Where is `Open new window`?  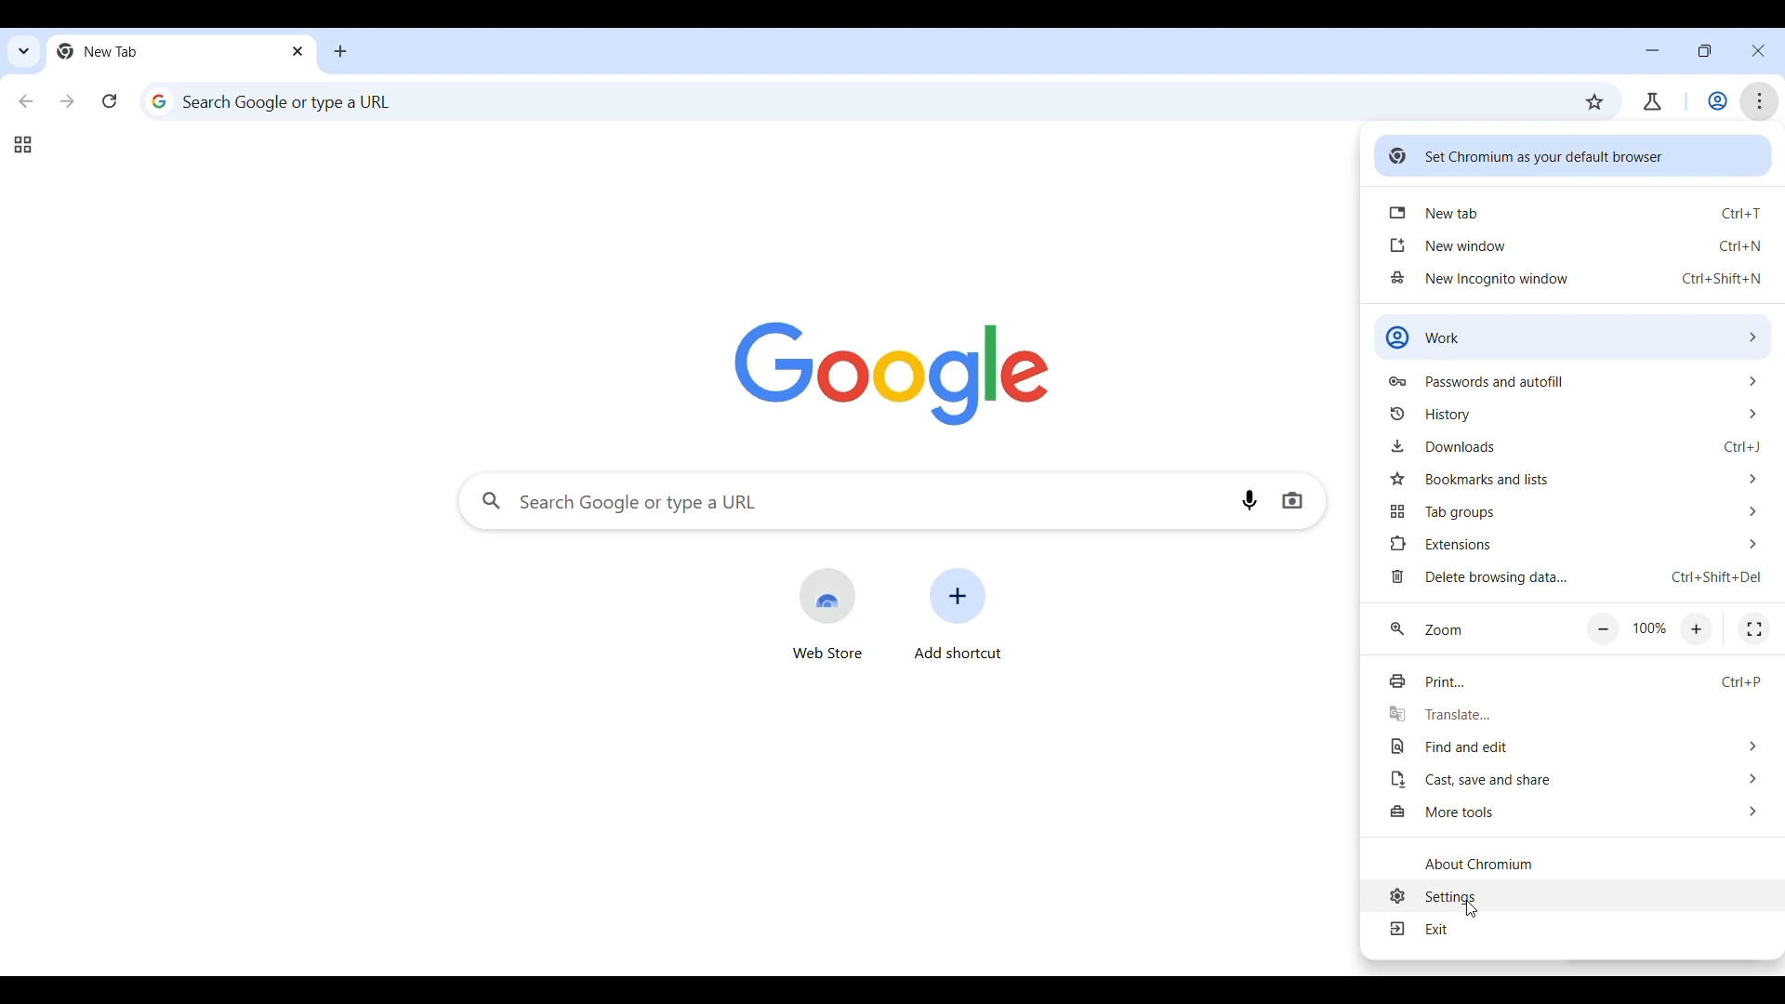
Open new window is located at coordinates (1573, 245).